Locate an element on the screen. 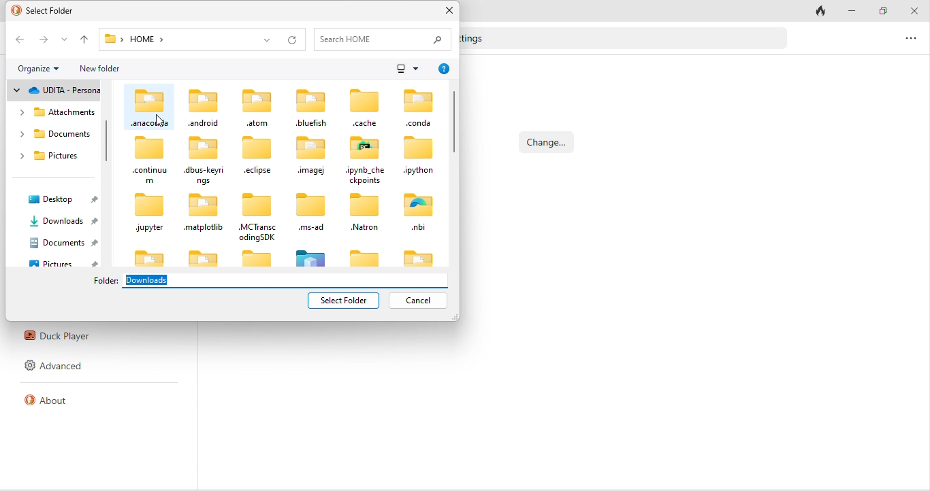  .ipython is located at coordinates (420, 156).